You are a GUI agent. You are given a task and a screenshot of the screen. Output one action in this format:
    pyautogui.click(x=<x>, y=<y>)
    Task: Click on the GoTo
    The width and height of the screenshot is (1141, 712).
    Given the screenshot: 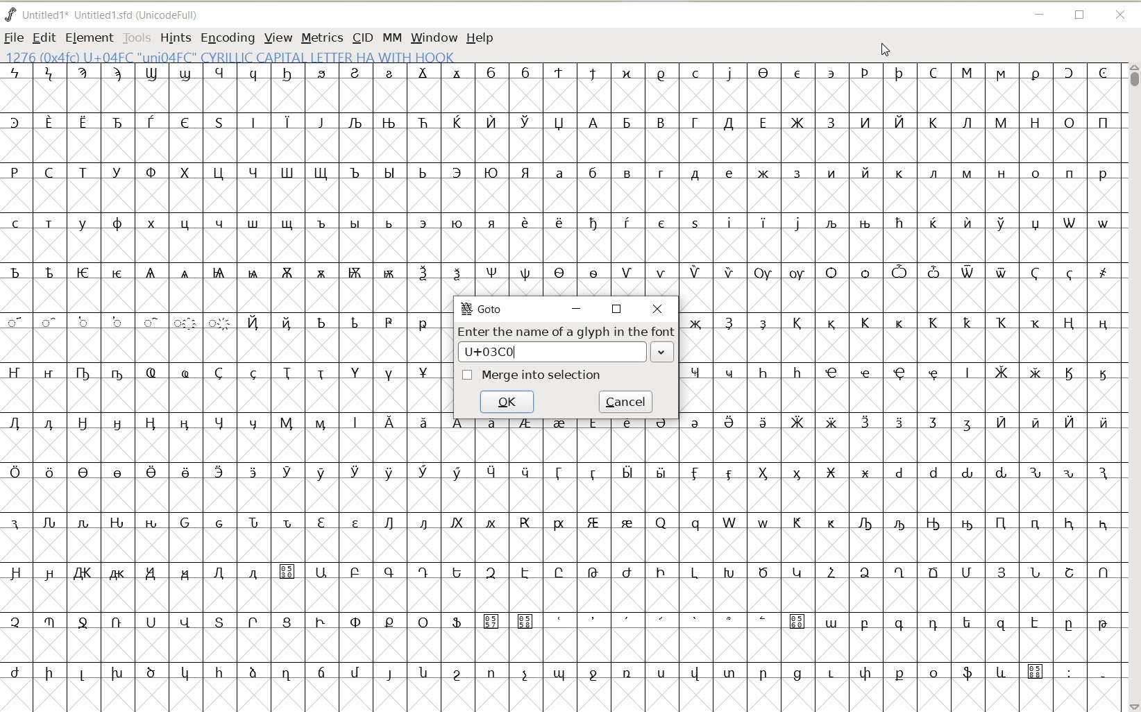 What is the action you would take?
    pyautogui.click(x=484, y=309)
    